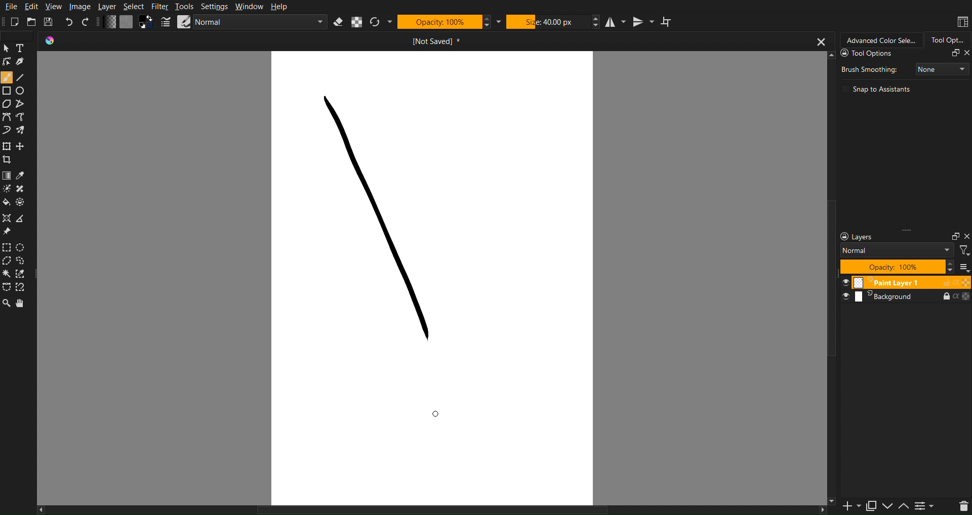 This screenshot has width=972, height=515. Describe the element at coordinates (529, 276) in the screenshot. I see `Work Space` at that location.